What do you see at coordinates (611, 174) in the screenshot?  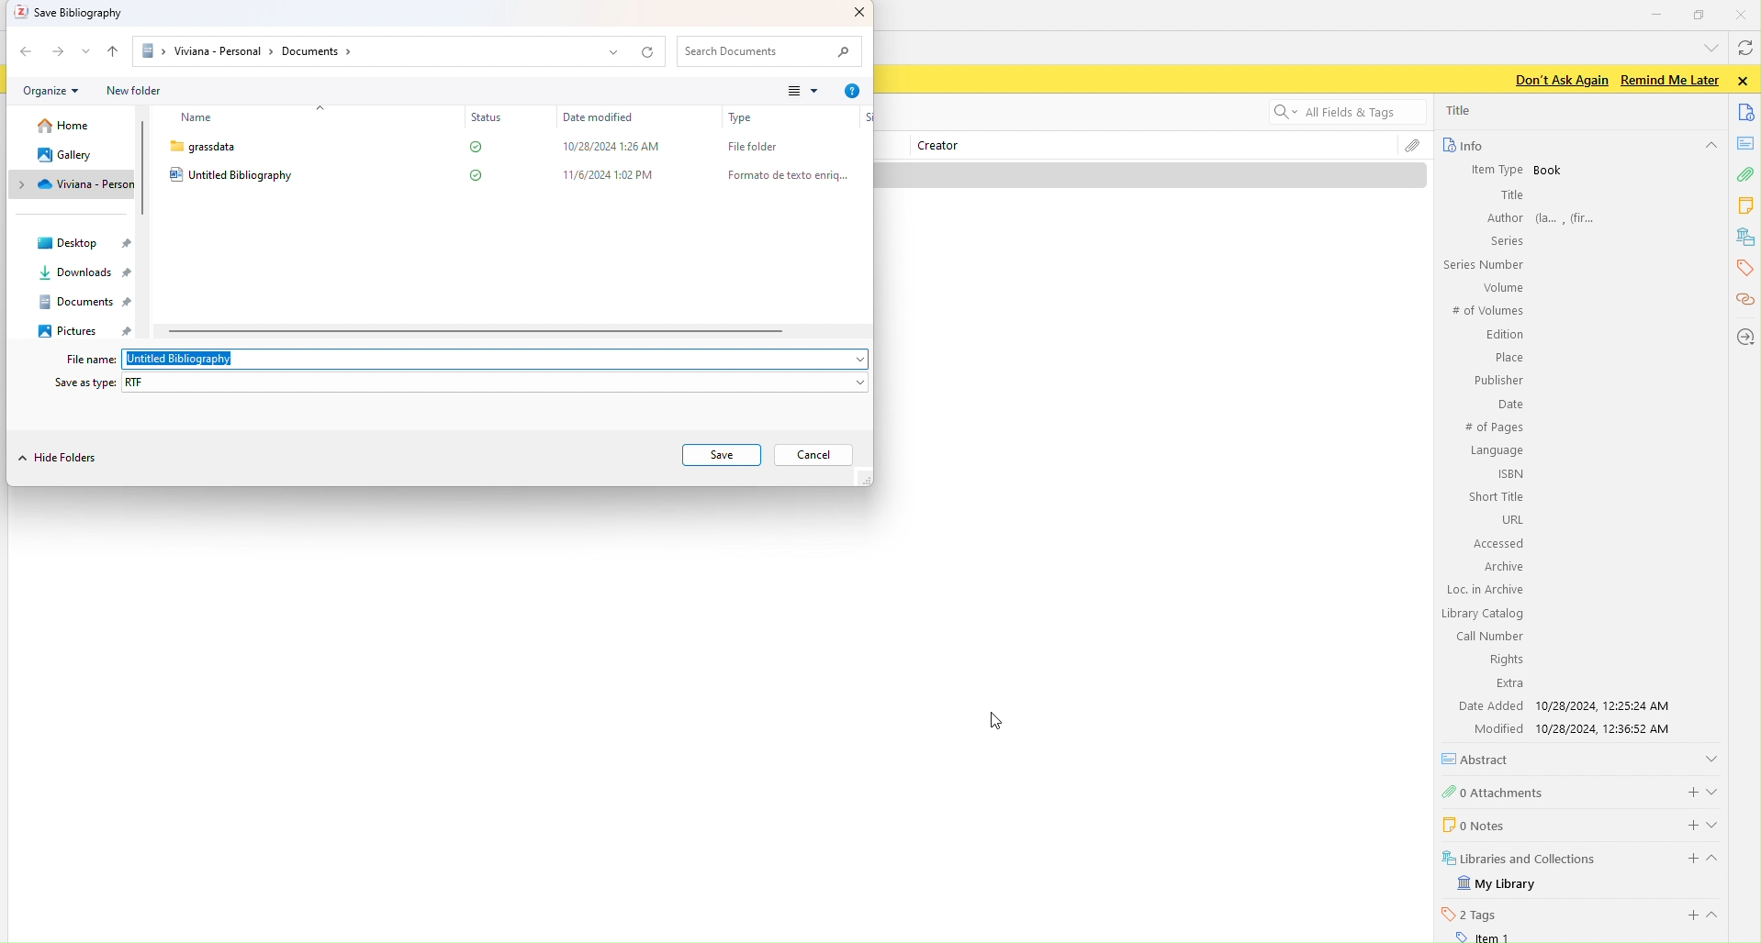 I see `11/6/2024 1:02 PM` at bounding box center [611, 174].